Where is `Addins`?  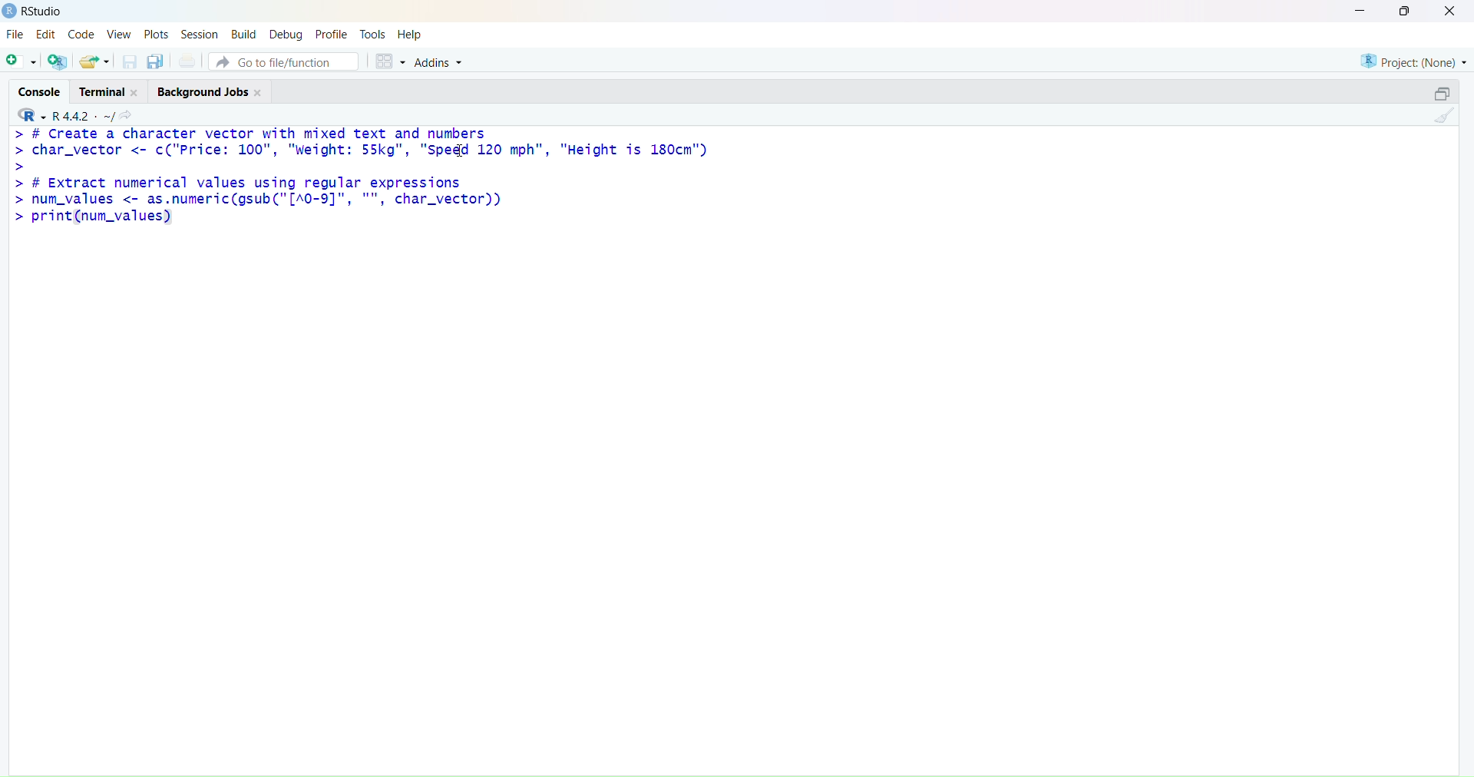 Addins is located at coordinates (440, 63).